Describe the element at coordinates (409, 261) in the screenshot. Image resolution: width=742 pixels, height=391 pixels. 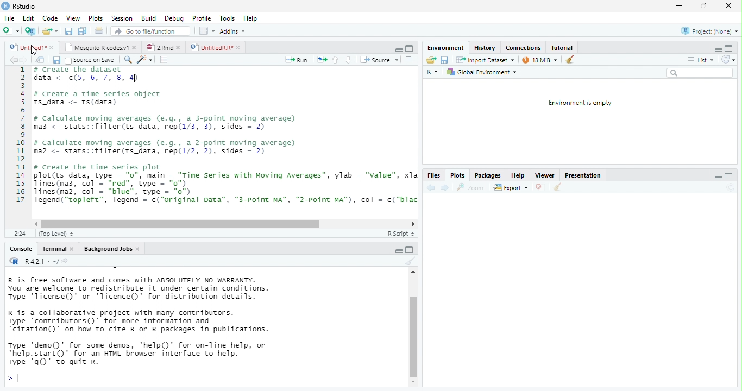
I see `clear` at that location.